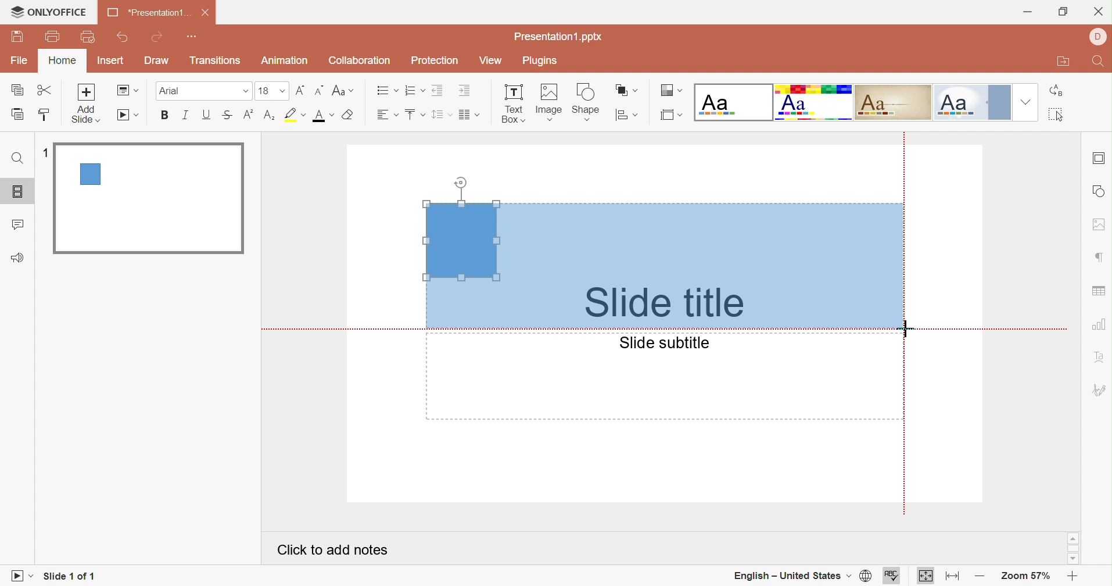  I want to click on Home, so click(60, 60).